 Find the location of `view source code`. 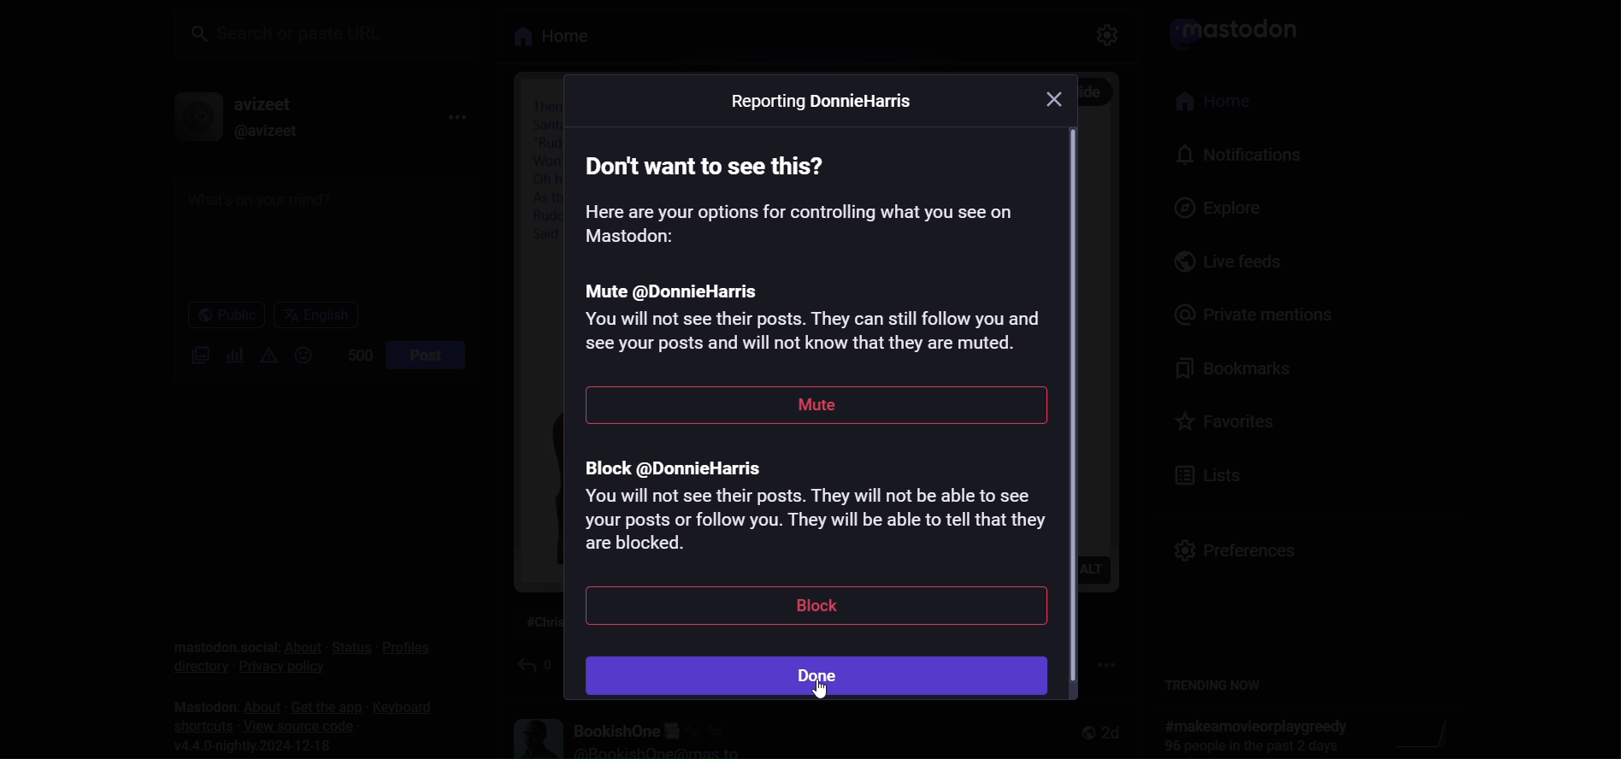

view source code is located at coordinates (302, 726).